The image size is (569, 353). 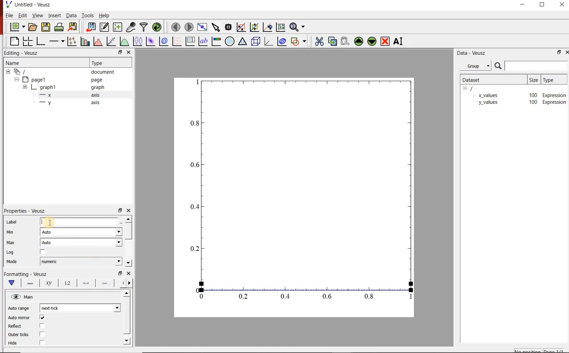 What do you see at coordinates (553, 80) in the screenshot?
I see `type` at bounding box center [553, 80].